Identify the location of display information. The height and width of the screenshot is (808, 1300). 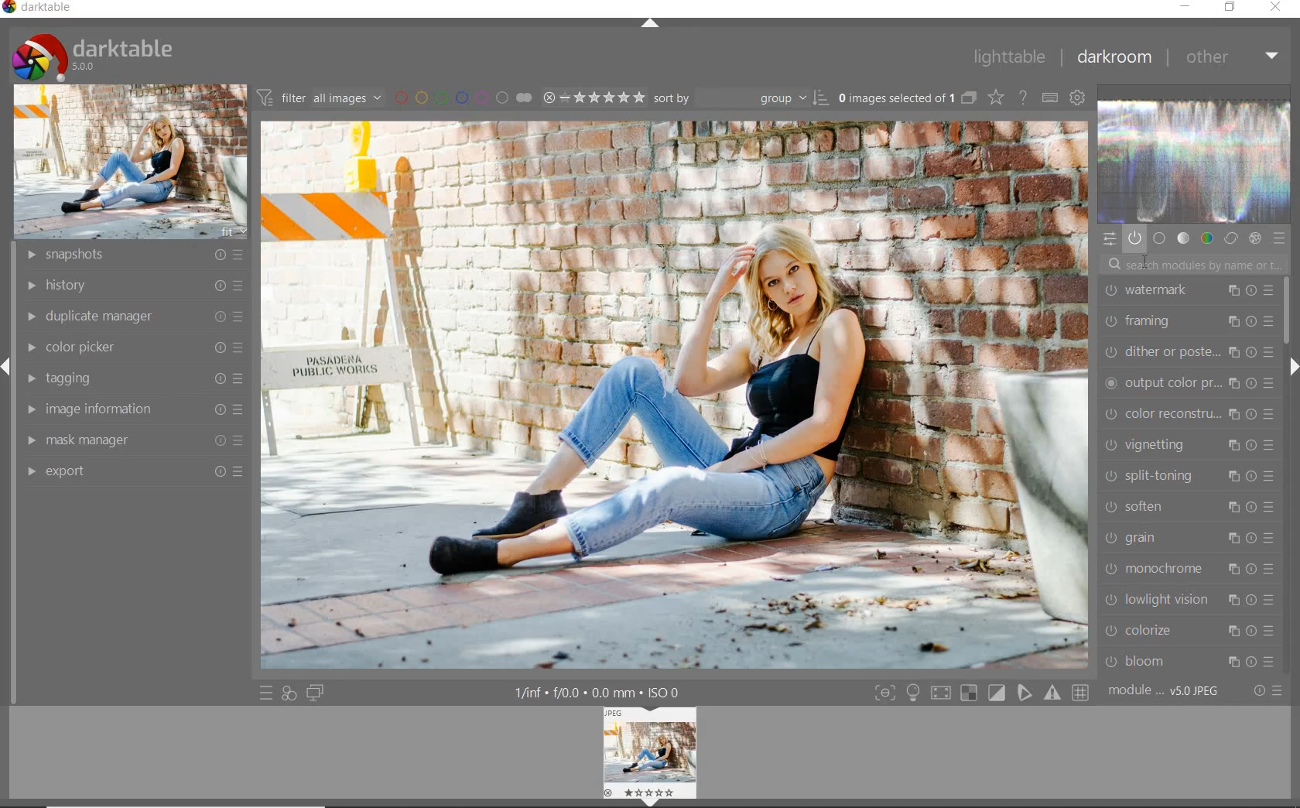
(610, 693).